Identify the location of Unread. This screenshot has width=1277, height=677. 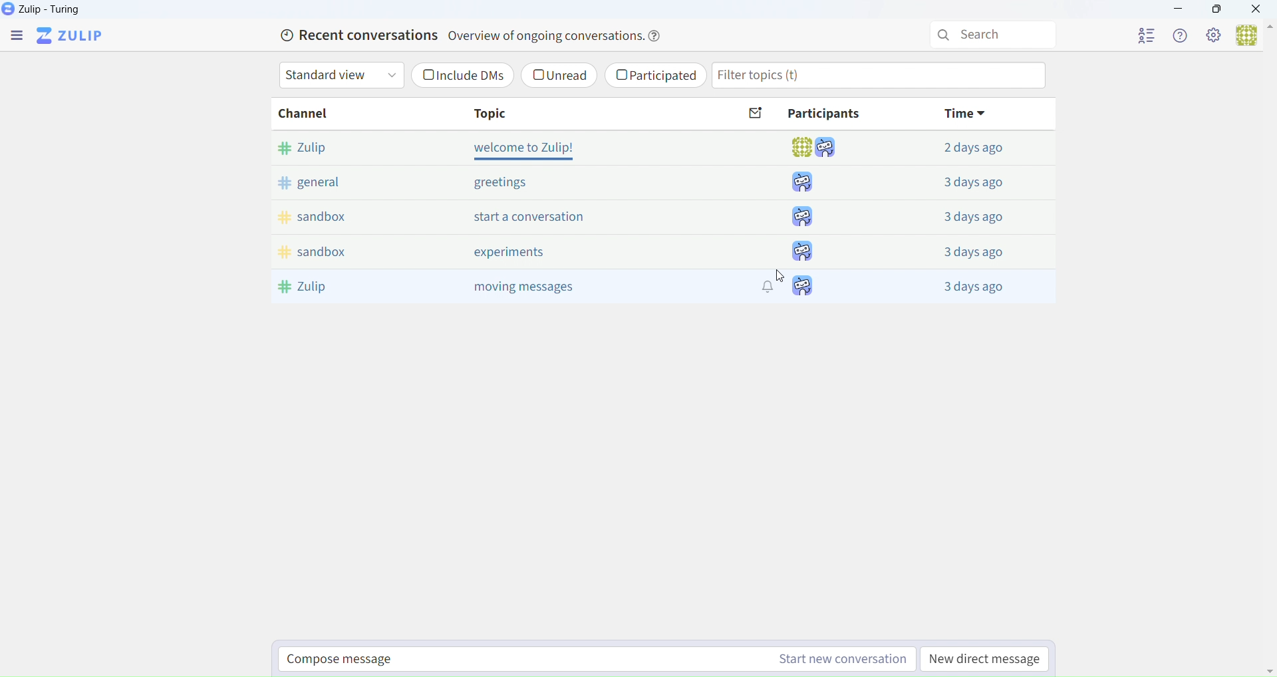
(564, 75).